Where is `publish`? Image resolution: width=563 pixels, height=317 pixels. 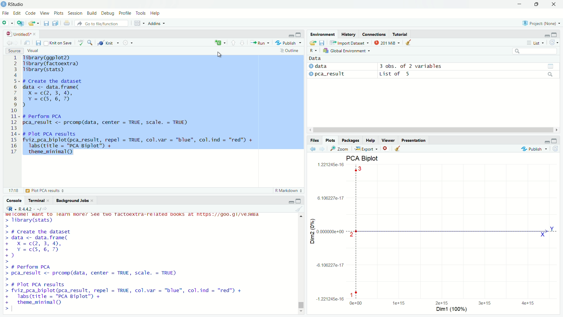 publish is located at coordinates (289, 43).